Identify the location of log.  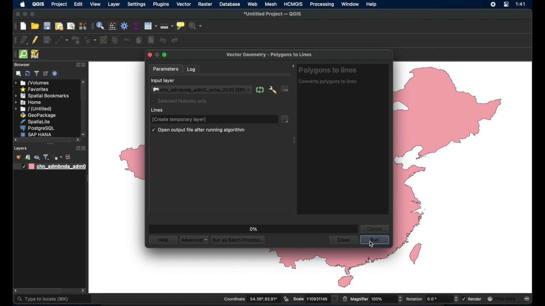
(191, 69).